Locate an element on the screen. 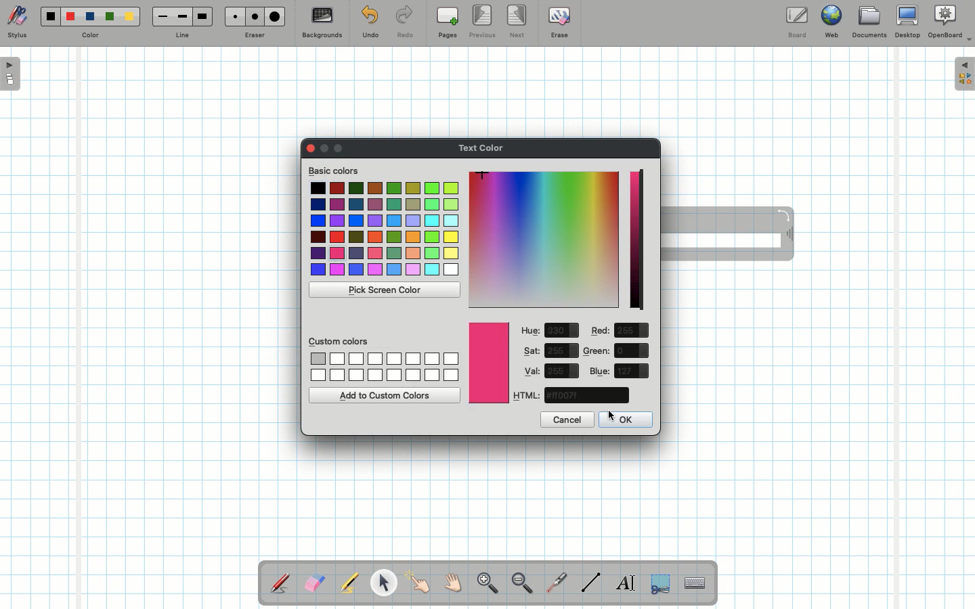 The height and width of the screenshot is (609, 975). value is located at coordinates (562, 331).